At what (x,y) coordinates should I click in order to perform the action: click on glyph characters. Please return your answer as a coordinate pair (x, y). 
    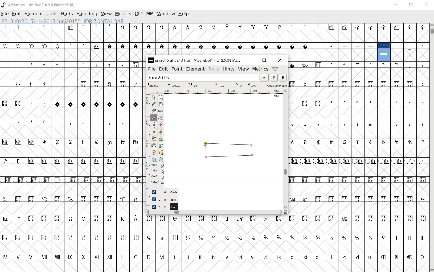
    Looking at the image, I should click on (286, 243).